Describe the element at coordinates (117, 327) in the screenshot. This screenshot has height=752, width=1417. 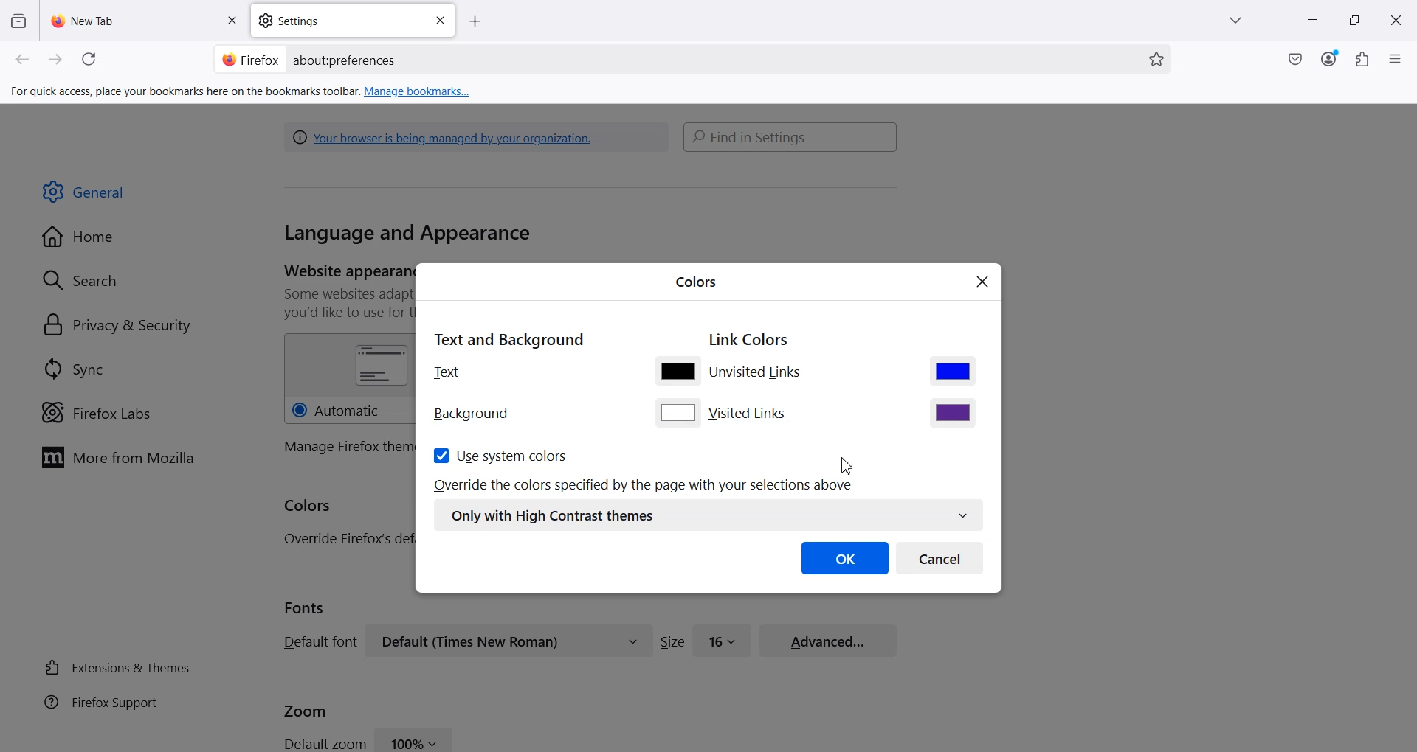
I see `8 Privacy & Security` at that location.